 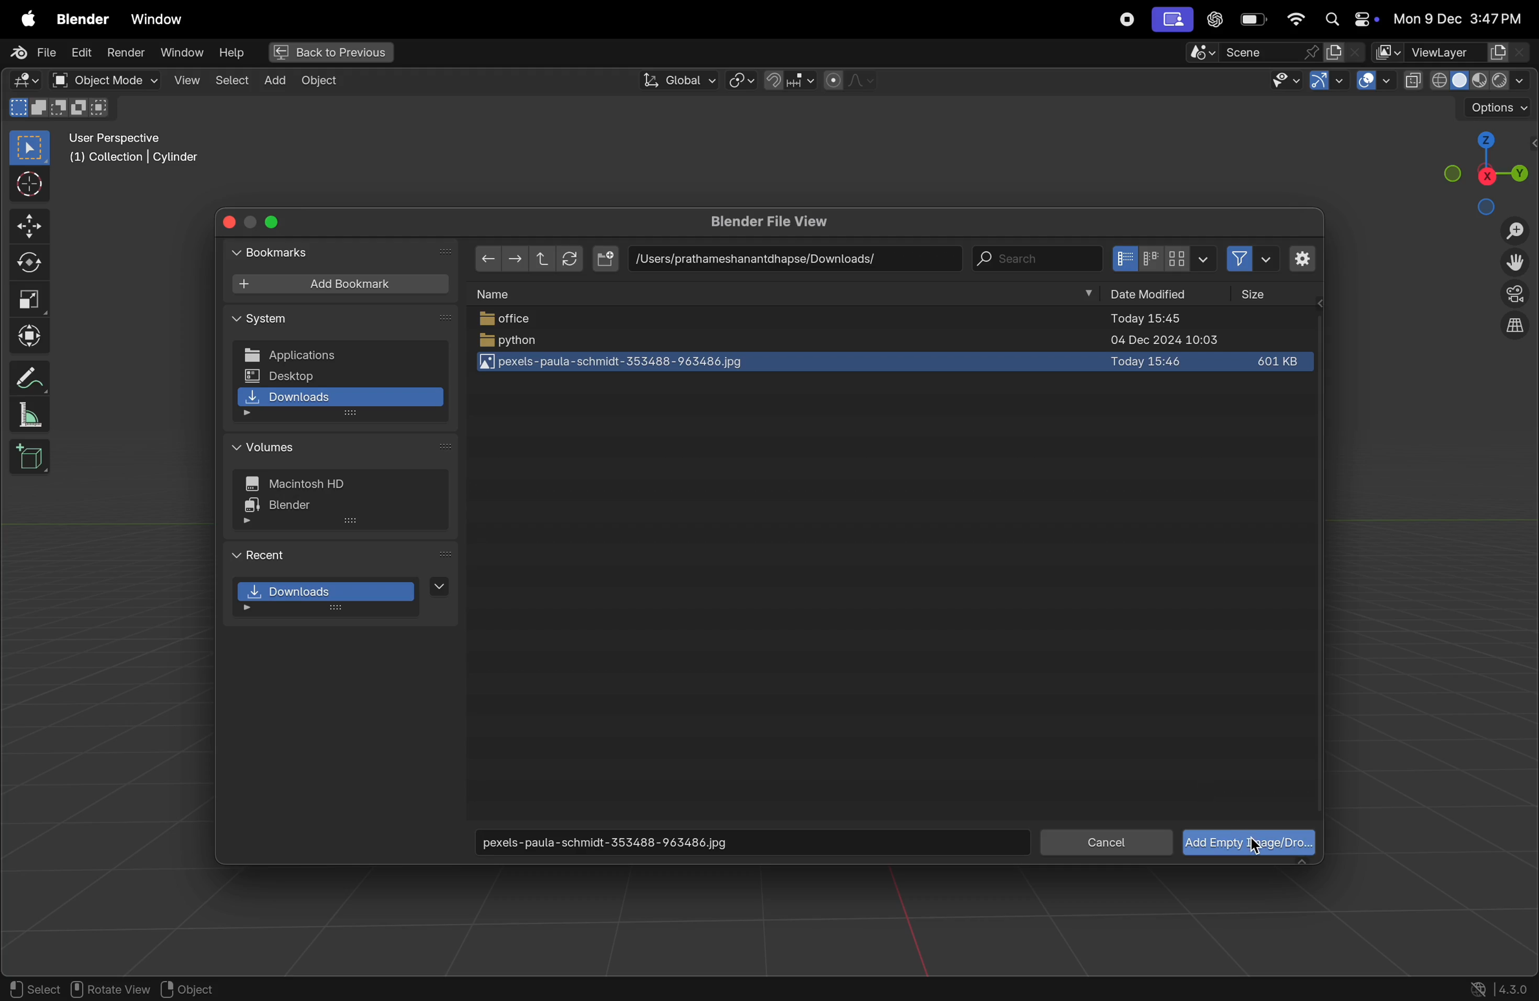 What do you see at coordinates (1463, 80) in the screenshot?
I see `view shading` at bounding box center [1463, 80].